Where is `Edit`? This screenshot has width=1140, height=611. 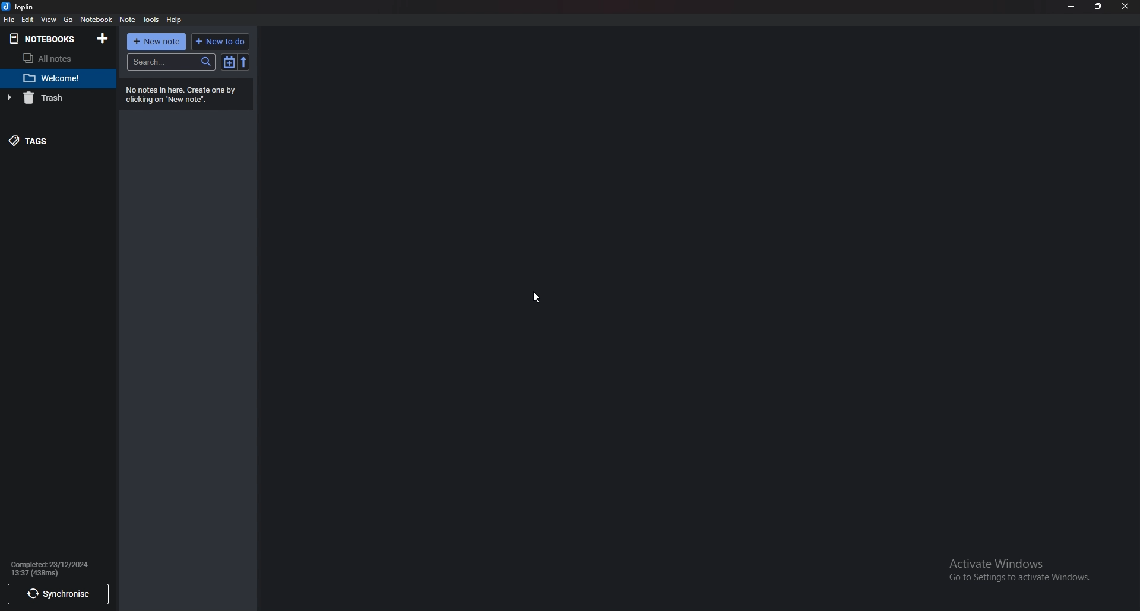
Edit is located at coordinates (28, 19).